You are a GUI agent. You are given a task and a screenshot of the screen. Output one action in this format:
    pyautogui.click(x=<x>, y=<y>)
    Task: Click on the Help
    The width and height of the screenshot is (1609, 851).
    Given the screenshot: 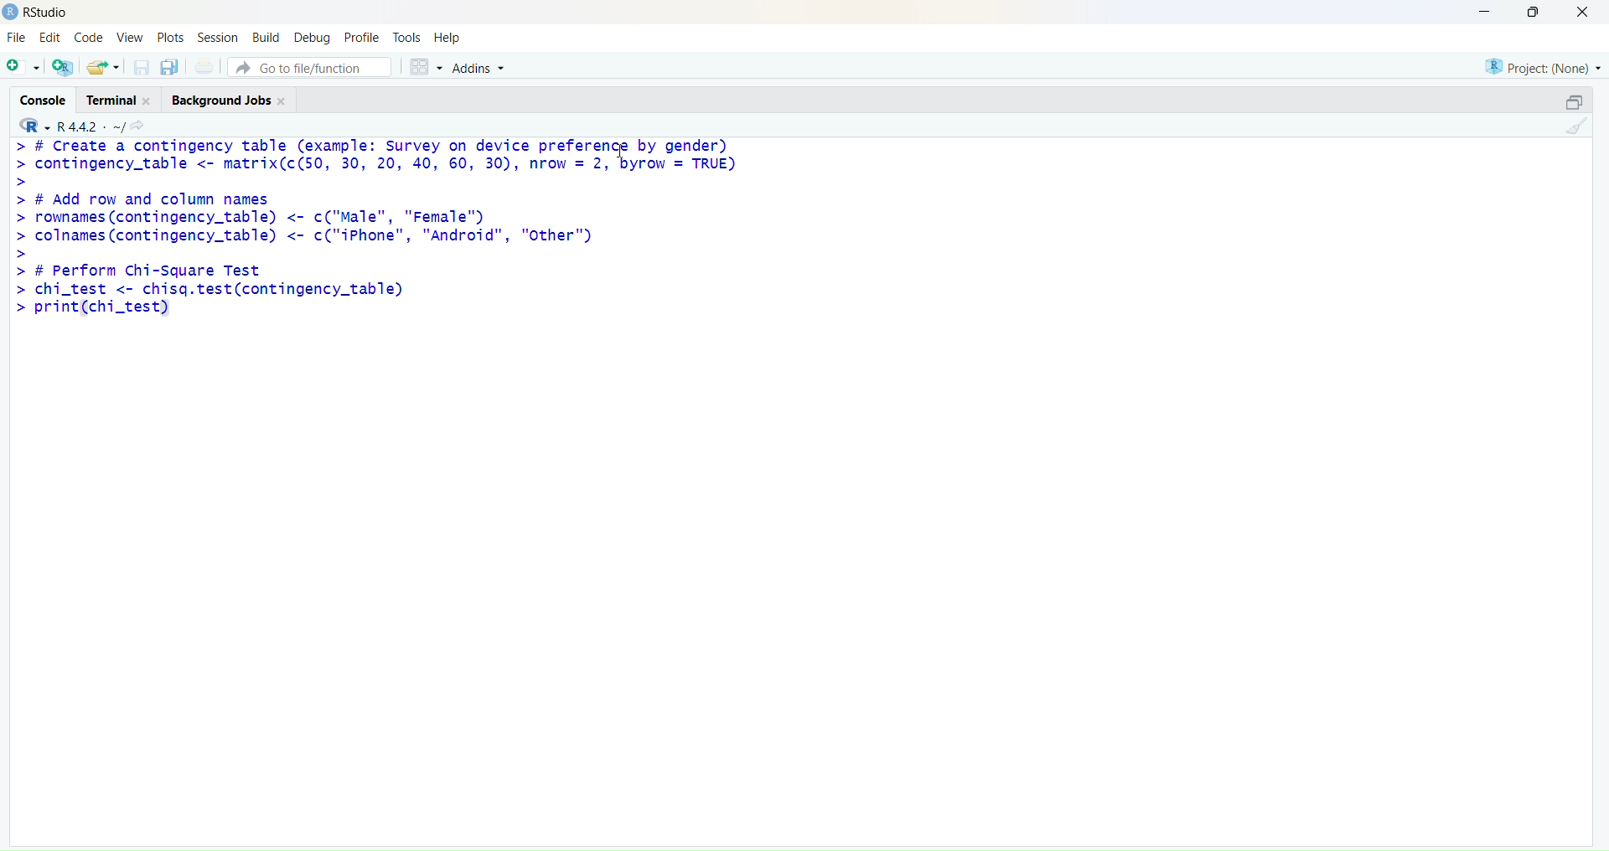 What is the action you would take?
    pyautogui.click(x=448, y=38)
    